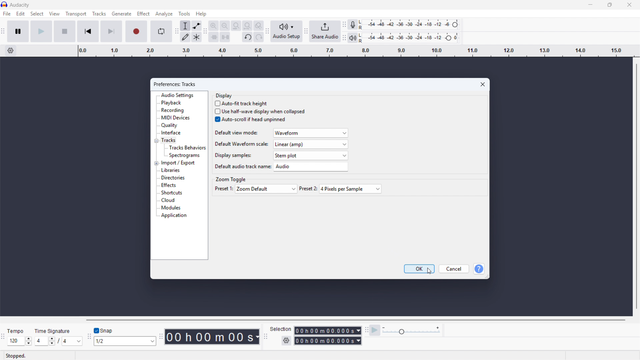 This screenshot has width=640, height=360. Describe the element at coordinates (236, 26) in the screenshot. I see `fit selection to width` at that location.